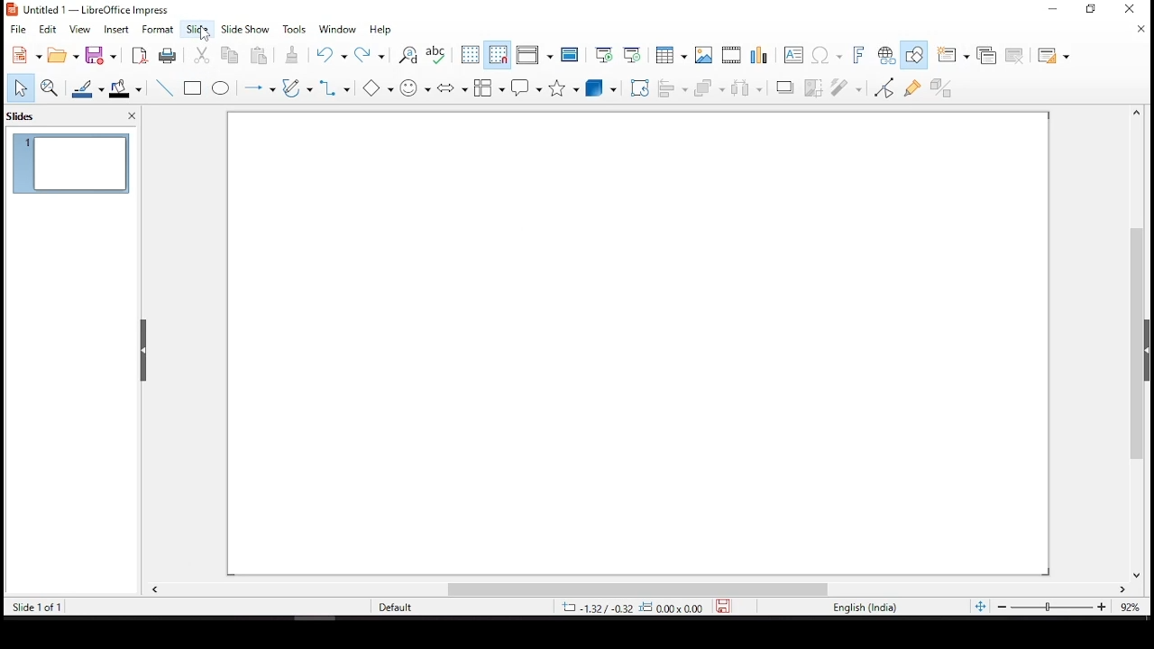  I want to click on close window, so click(1134, 10).